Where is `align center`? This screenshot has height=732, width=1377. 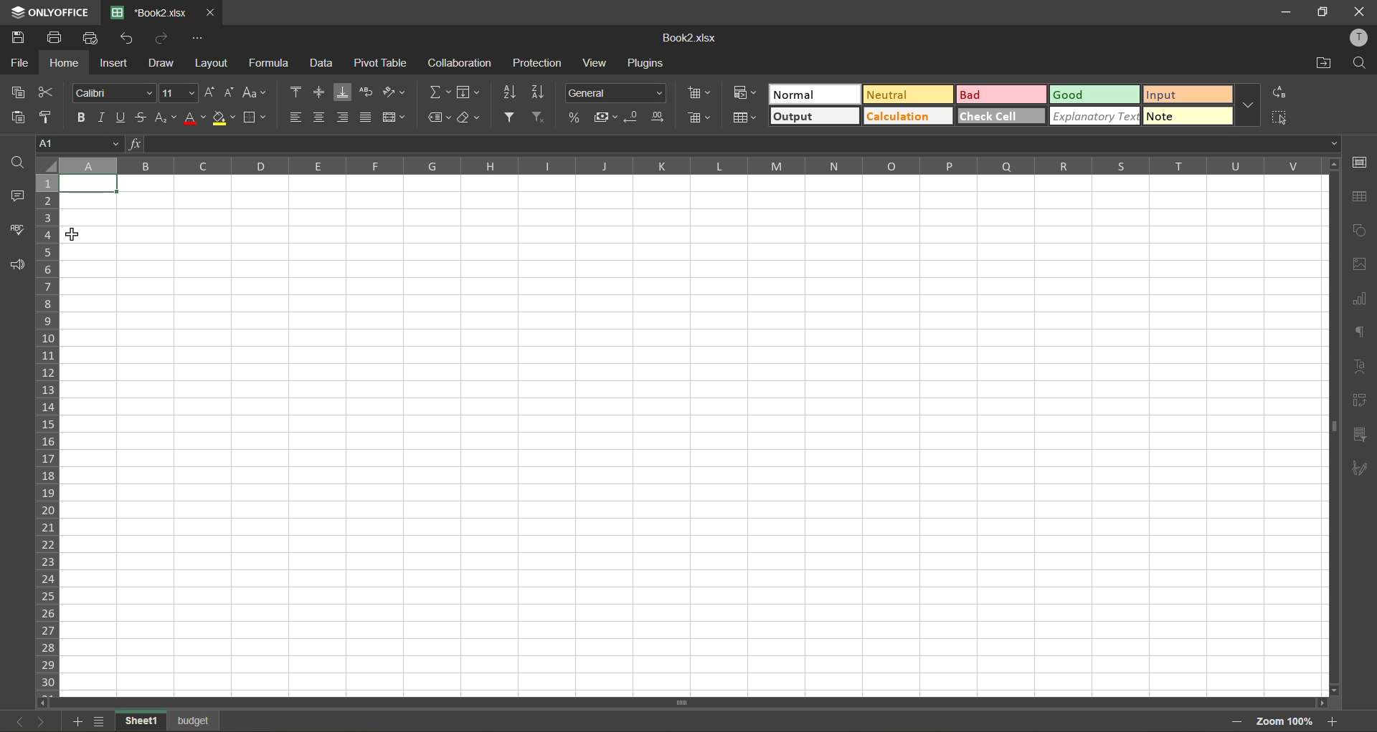
align center is located at coordinates (321, 118).